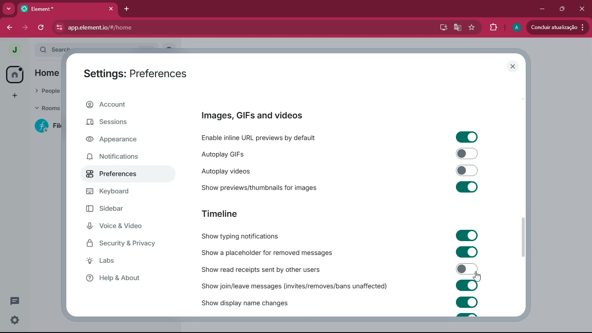 The width and height of the screenshot is (592, 333). I want to click on profile picture, so click(14, 49).